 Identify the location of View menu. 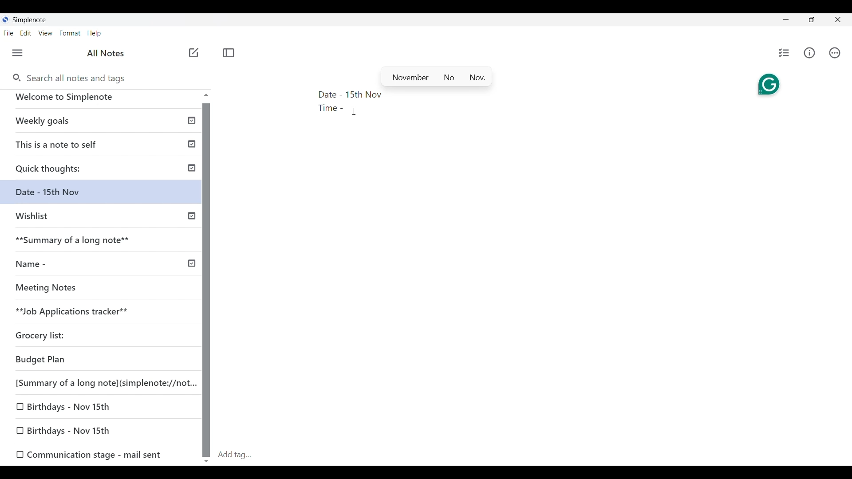
(46, 33).